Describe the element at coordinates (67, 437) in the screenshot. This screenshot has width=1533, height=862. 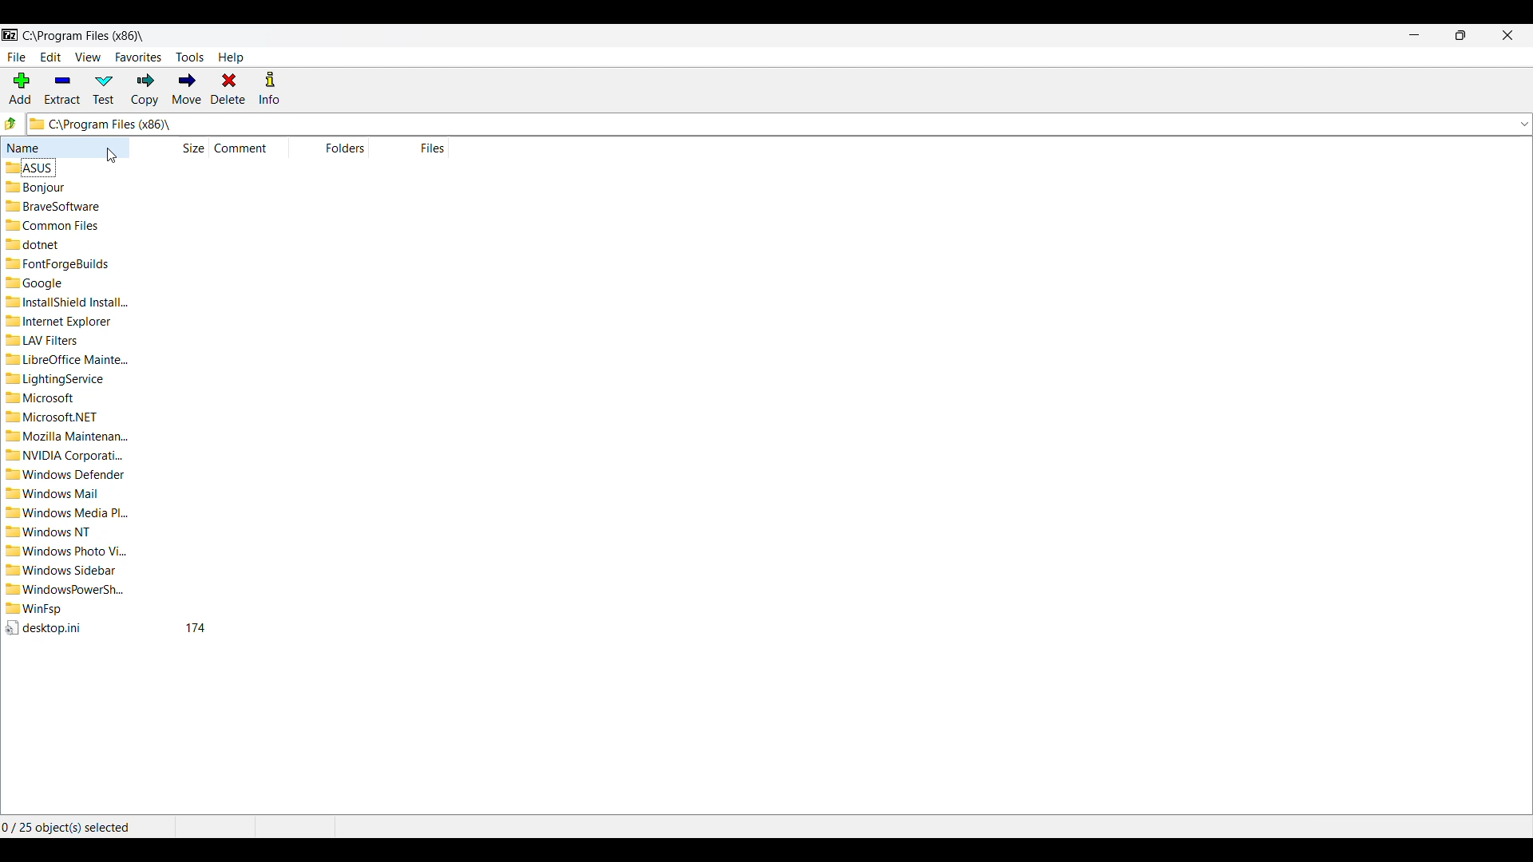
I see `Mozilla Maintenance` at that location.